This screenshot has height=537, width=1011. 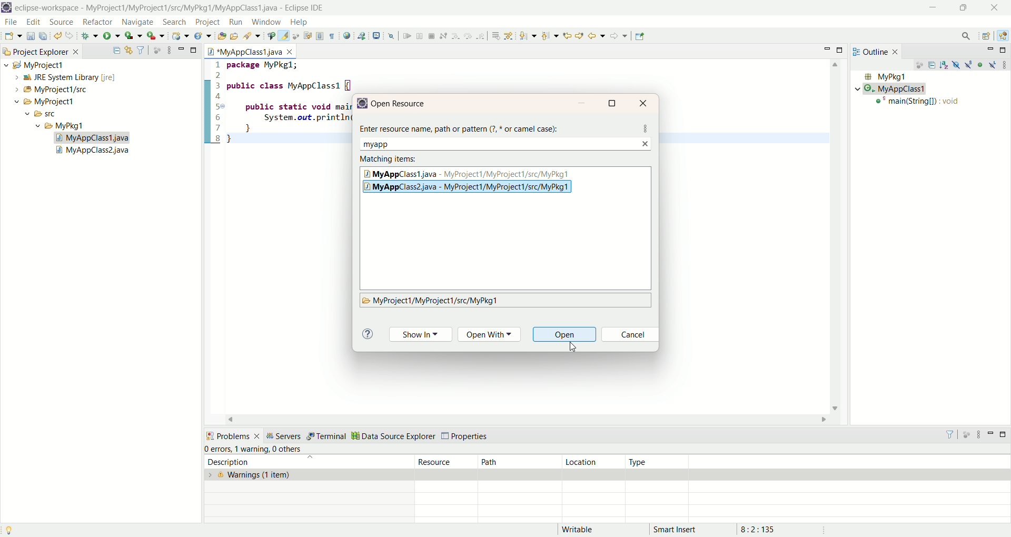 I want to click on close, so click(x=647, y=143).